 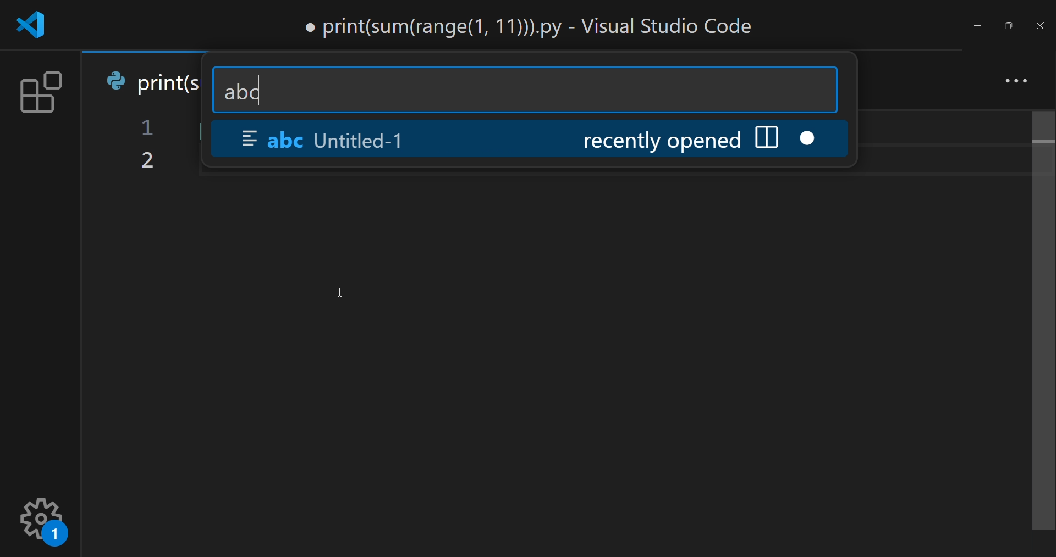 What do you see at coordinates (344, 291) in the screenshot?
I see `Cursor` at bounding box center [344, 291].